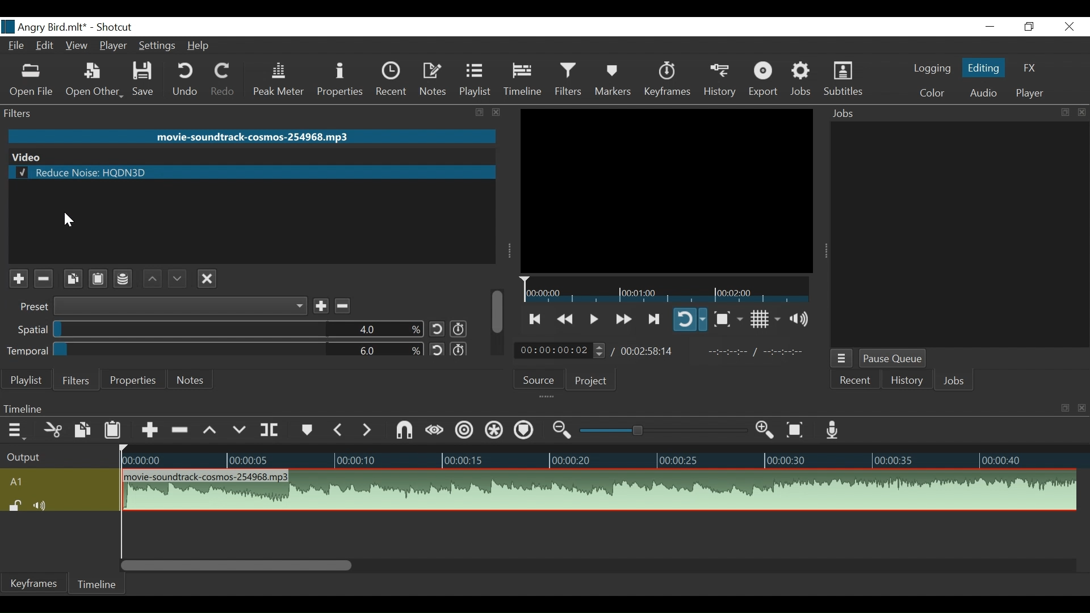 The height and width of the screenshot is (613, 1090). I want to click on Timeline, so click(600, 456).